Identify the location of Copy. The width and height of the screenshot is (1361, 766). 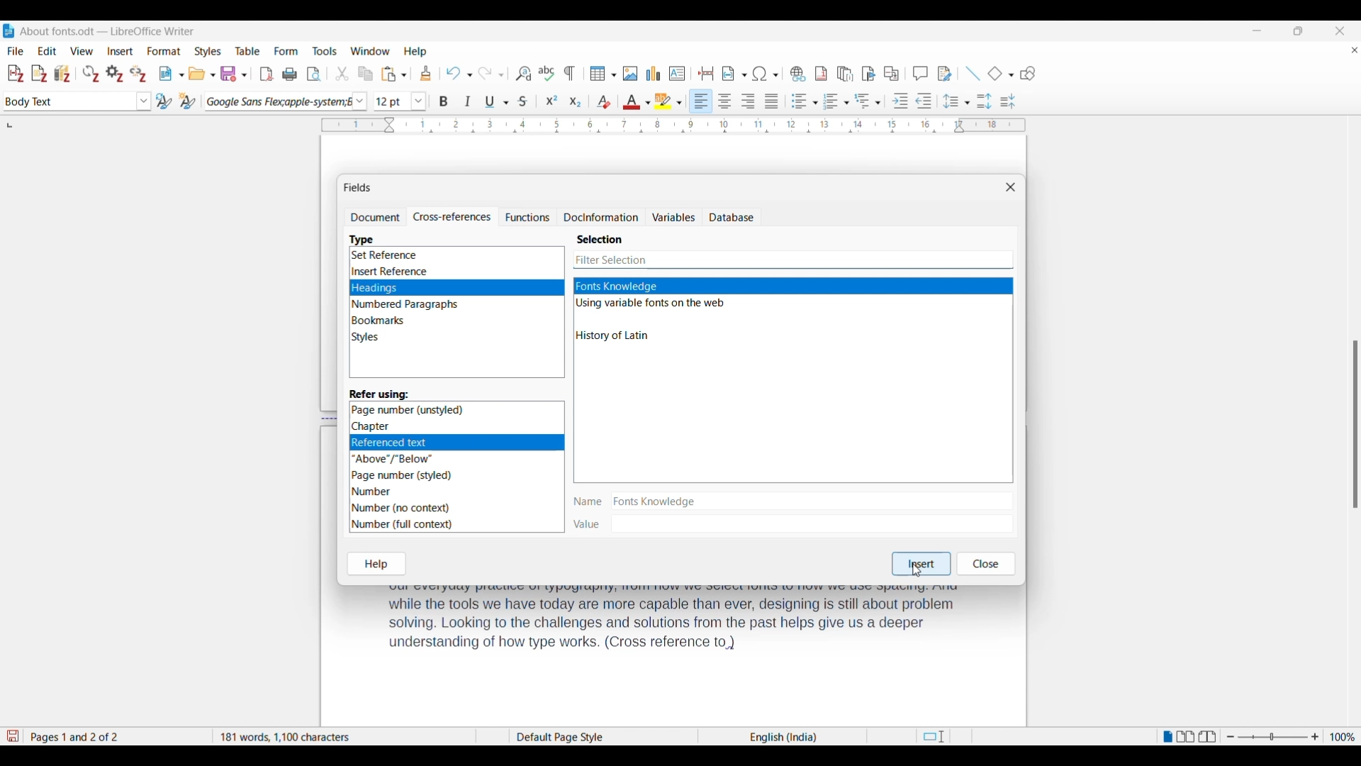
(366, 74).